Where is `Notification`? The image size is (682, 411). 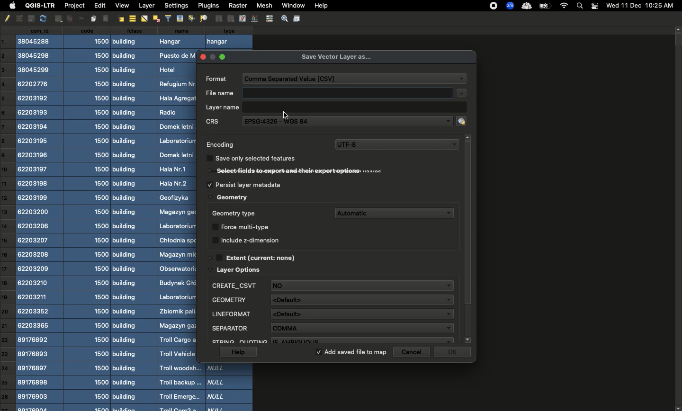 Notification is located at coordinates (594, 5).